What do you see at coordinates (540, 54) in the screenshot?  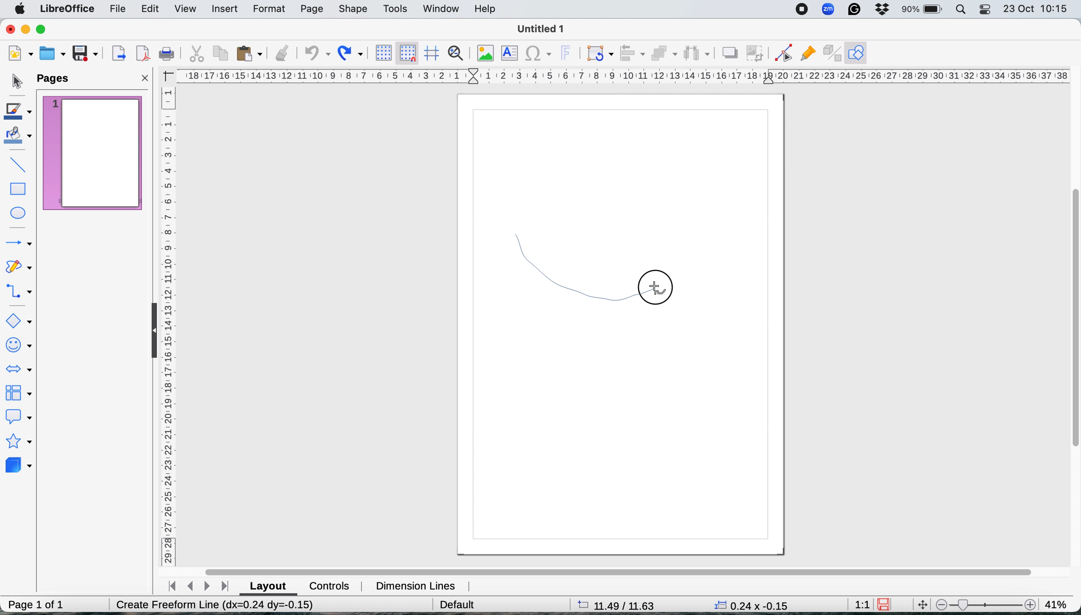 I see `insert special characters` at bounding box center [540, 54].